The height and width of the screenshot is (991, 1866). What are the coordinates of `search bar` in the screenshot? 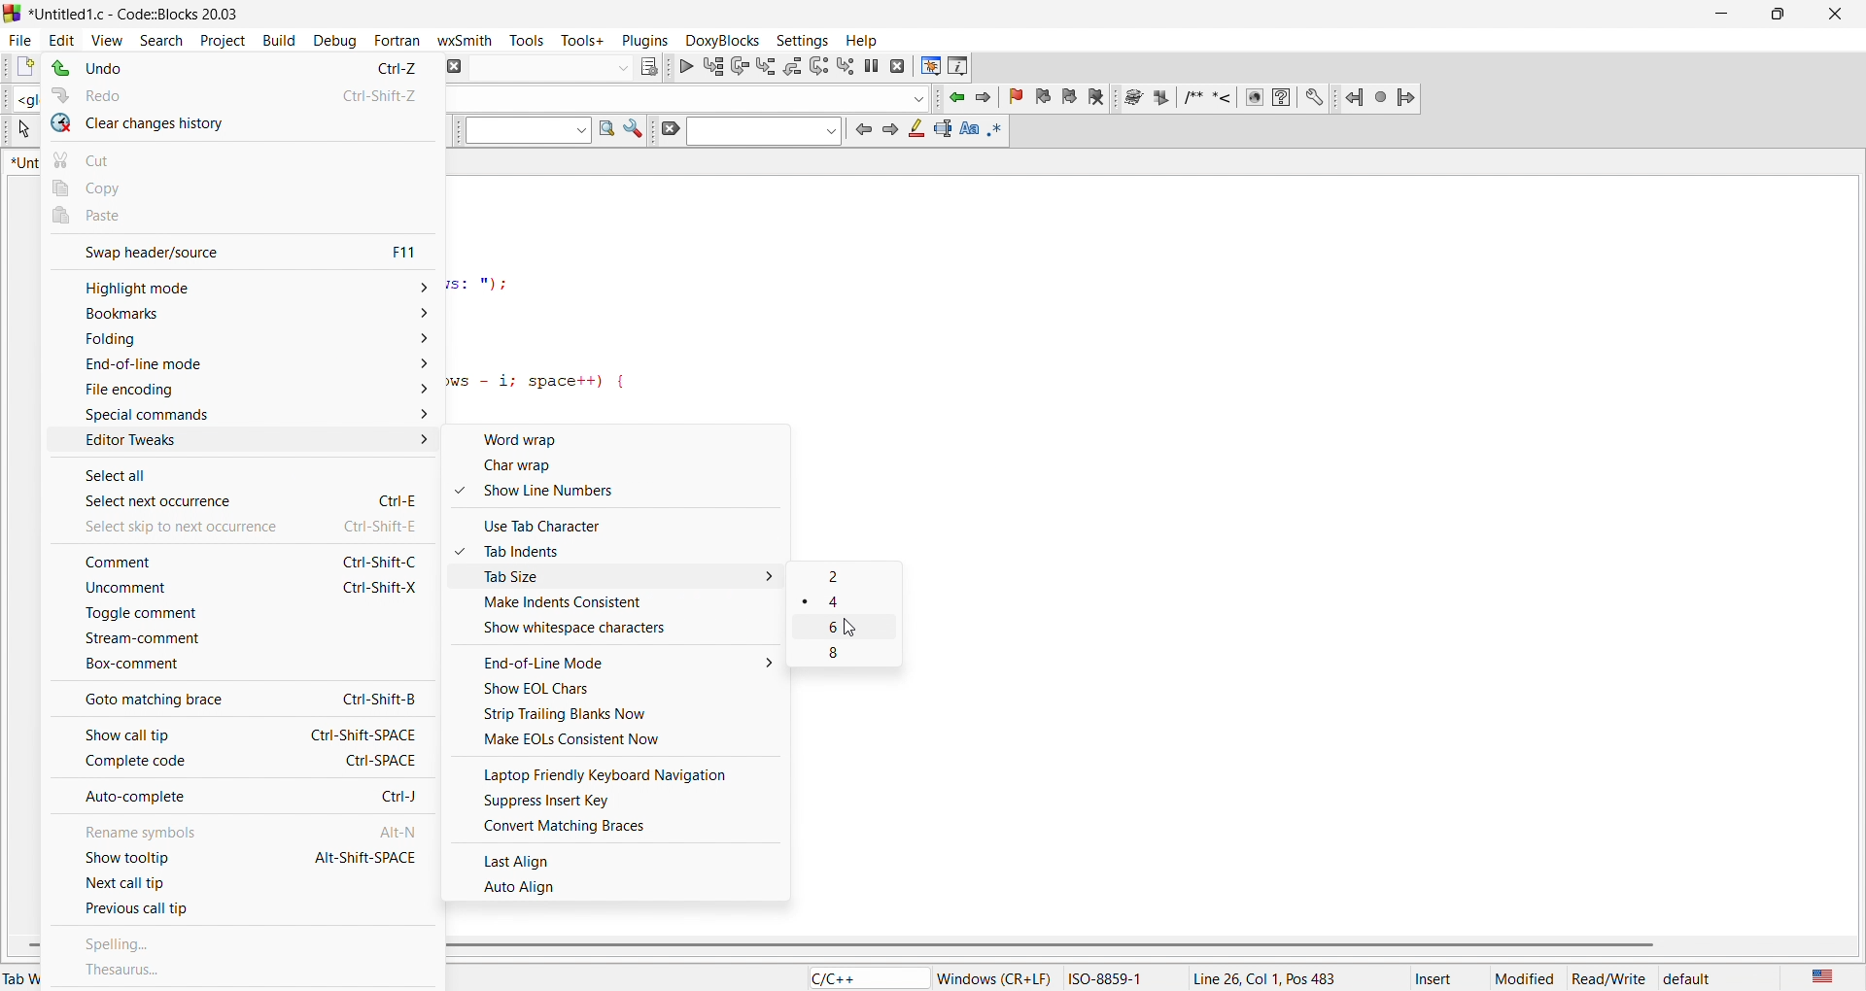 It's located at (763, 133).